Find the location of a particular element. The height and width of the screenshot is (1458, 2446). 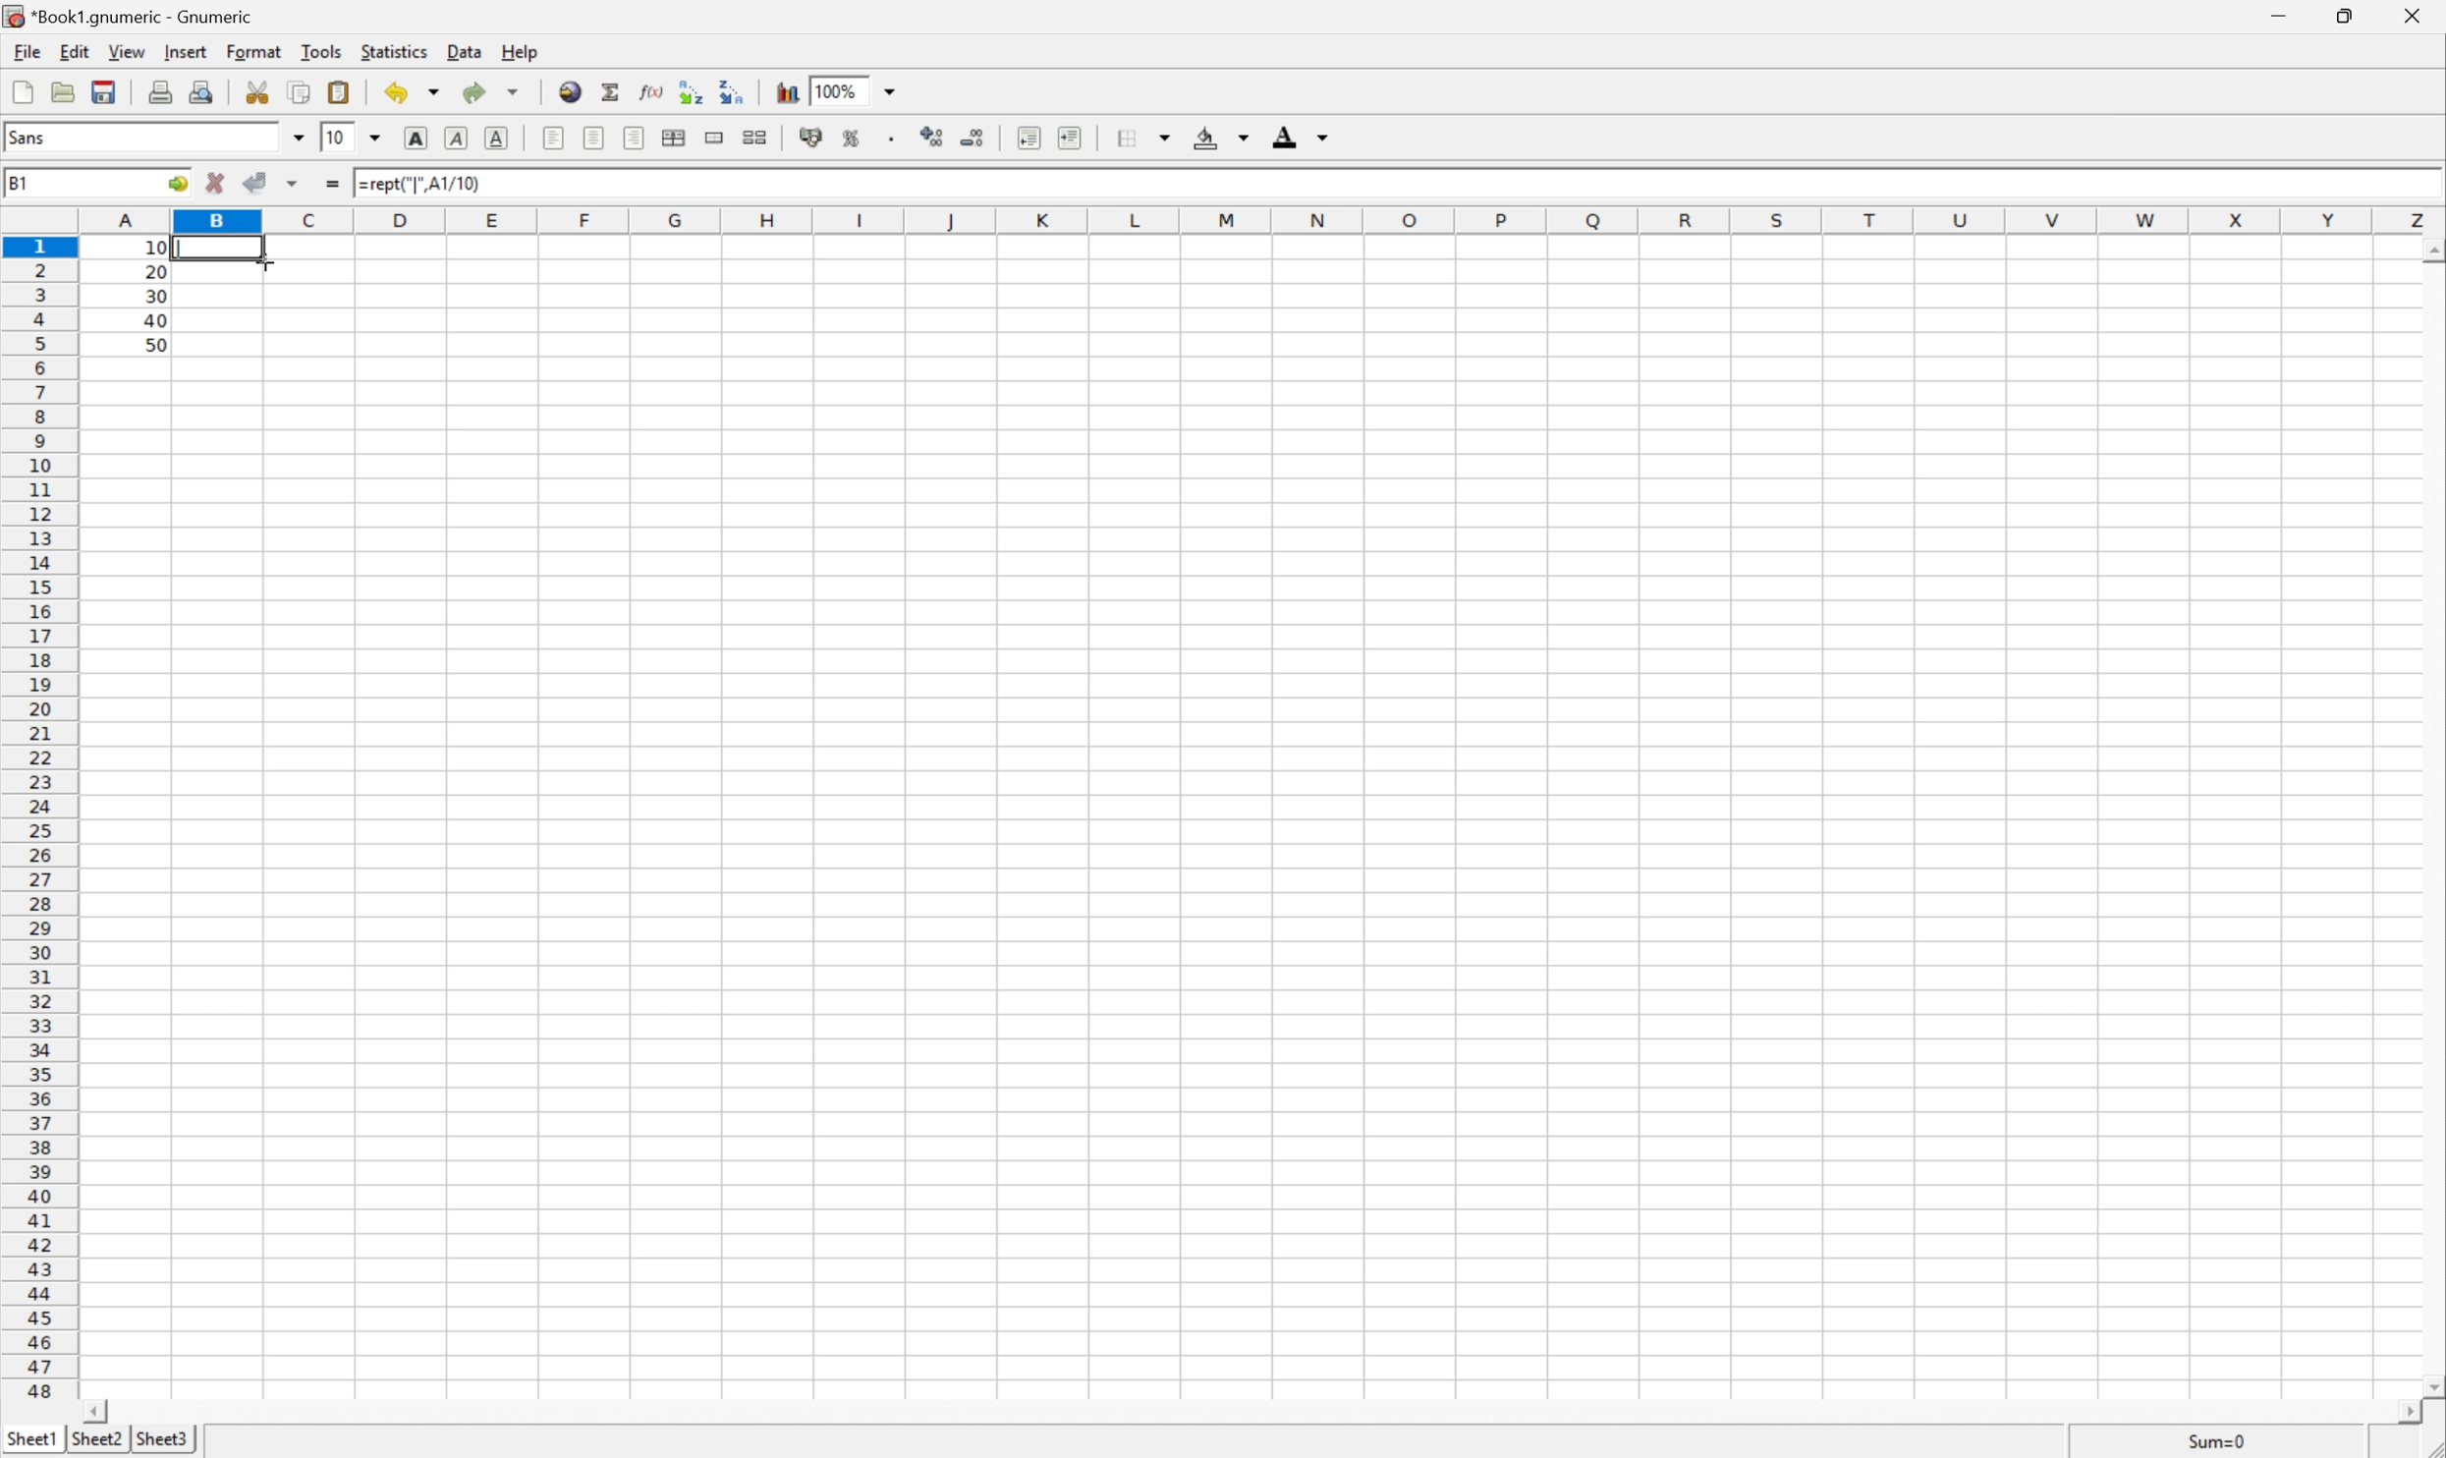

Sheet1 is located at coordinates (32, 1438).